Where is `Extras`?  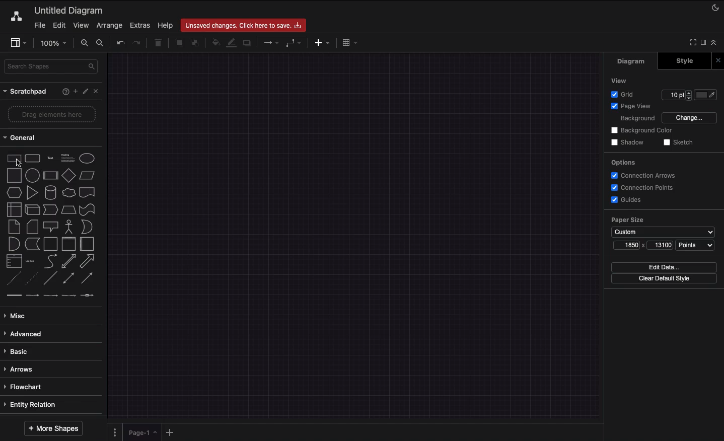
Extras is located at coordinates (138, 26).